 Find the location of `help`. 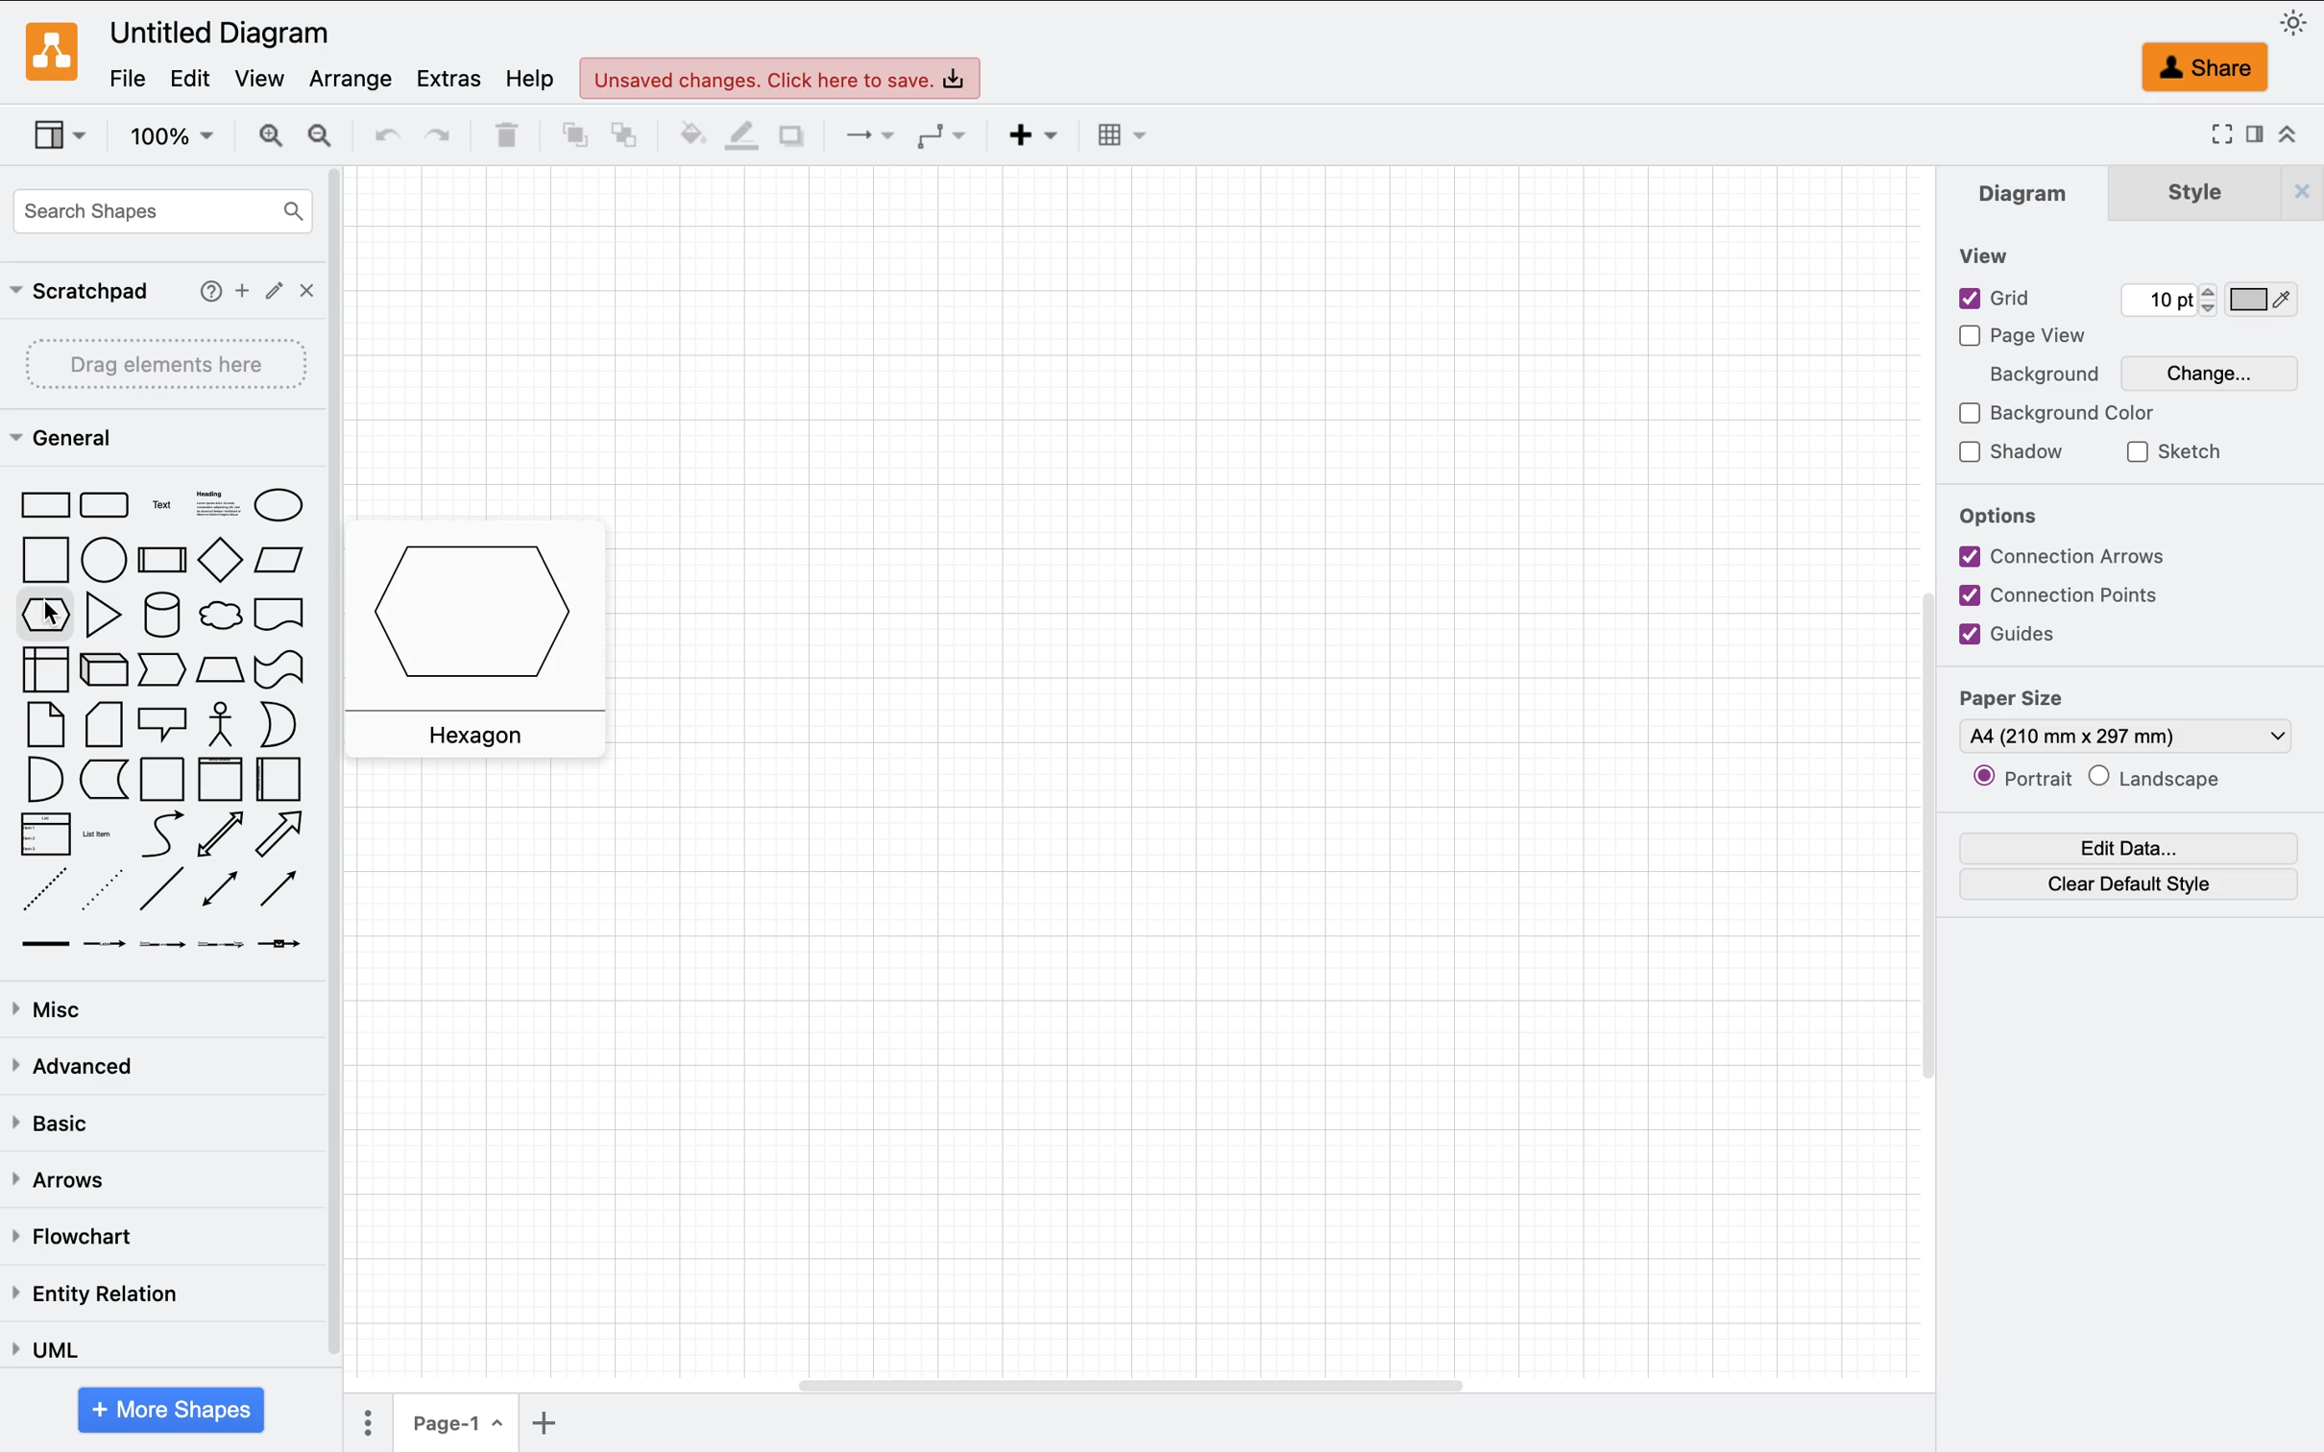

help is located at coordinates (205, 289).